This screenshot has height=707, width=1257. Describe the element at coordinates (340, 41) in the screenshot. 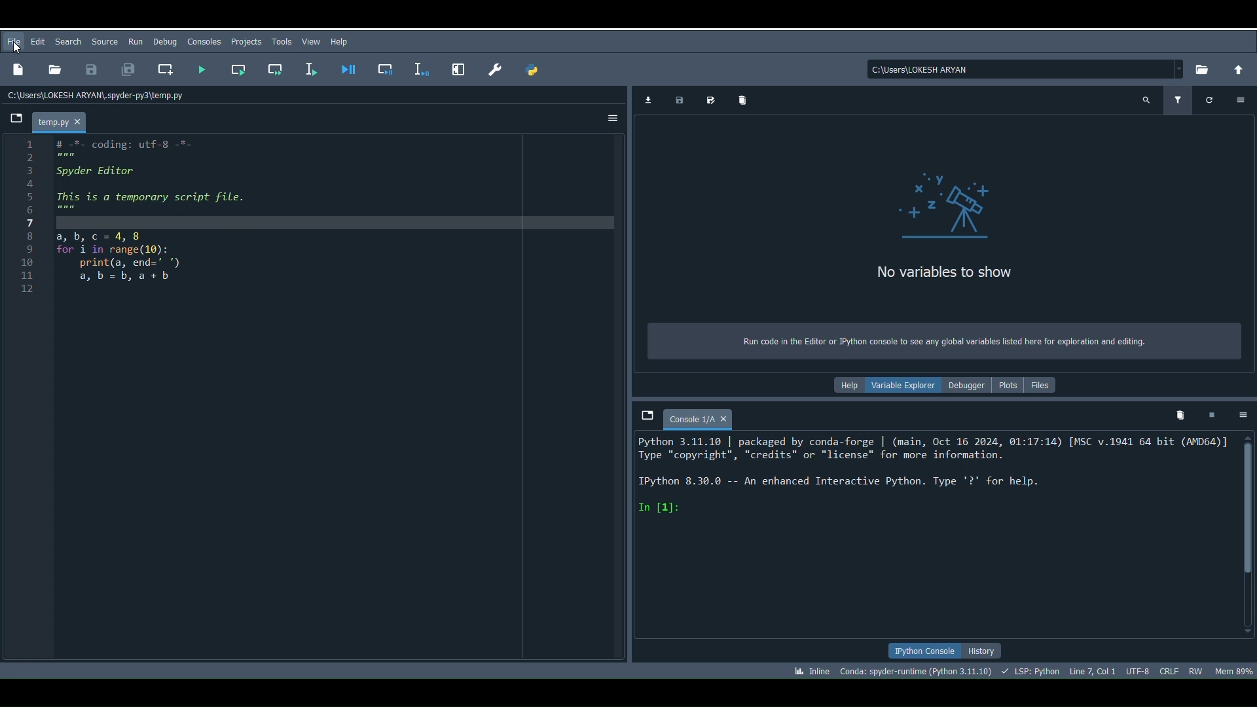

I see `Help` at that location.